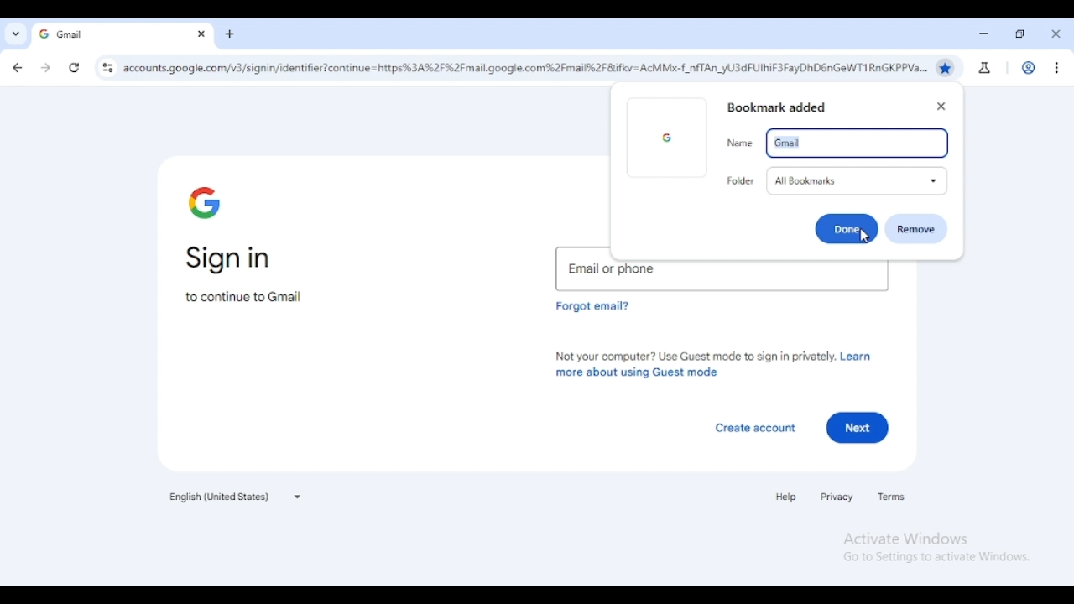 Image resolution: width=1074 pixels, height=604 pixels. Describe the element at coordinates (741, 144) in the screenshot. I see `name` at that location.